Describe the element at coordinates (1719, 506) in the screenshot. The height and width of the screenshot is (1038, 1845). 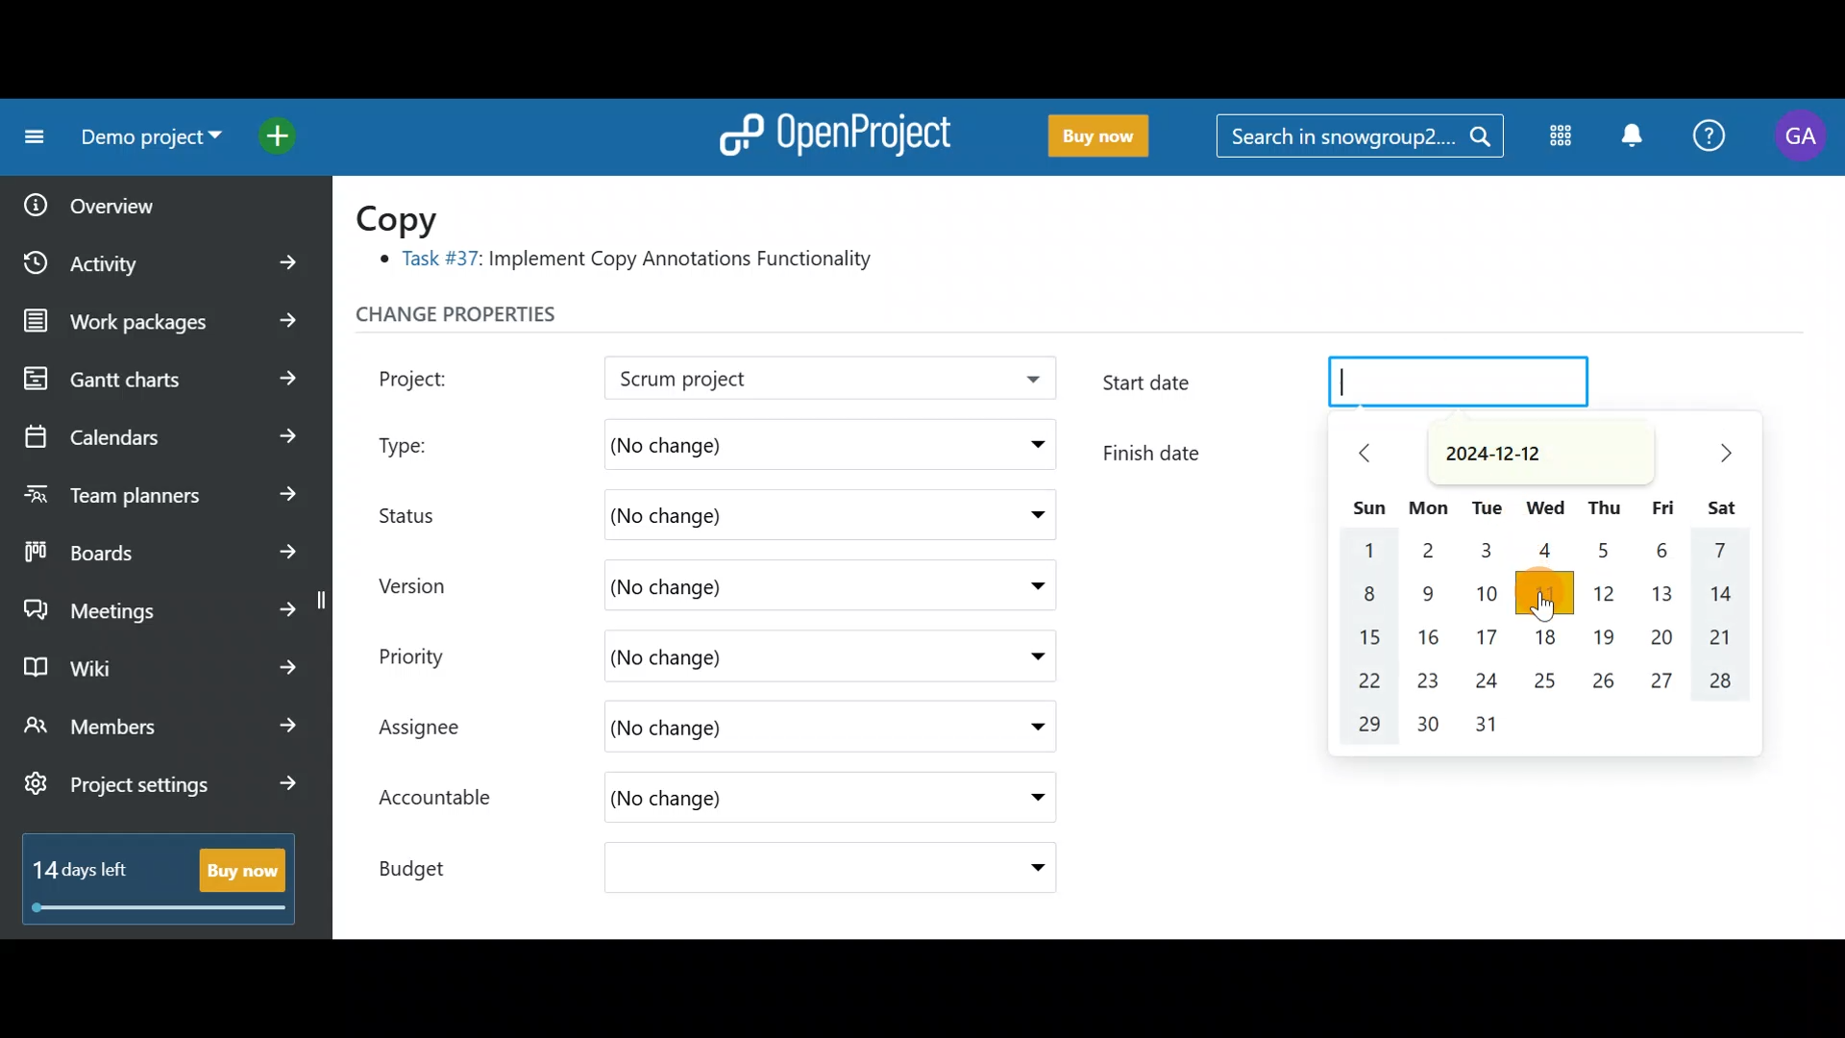
I see `Sat` at that location.